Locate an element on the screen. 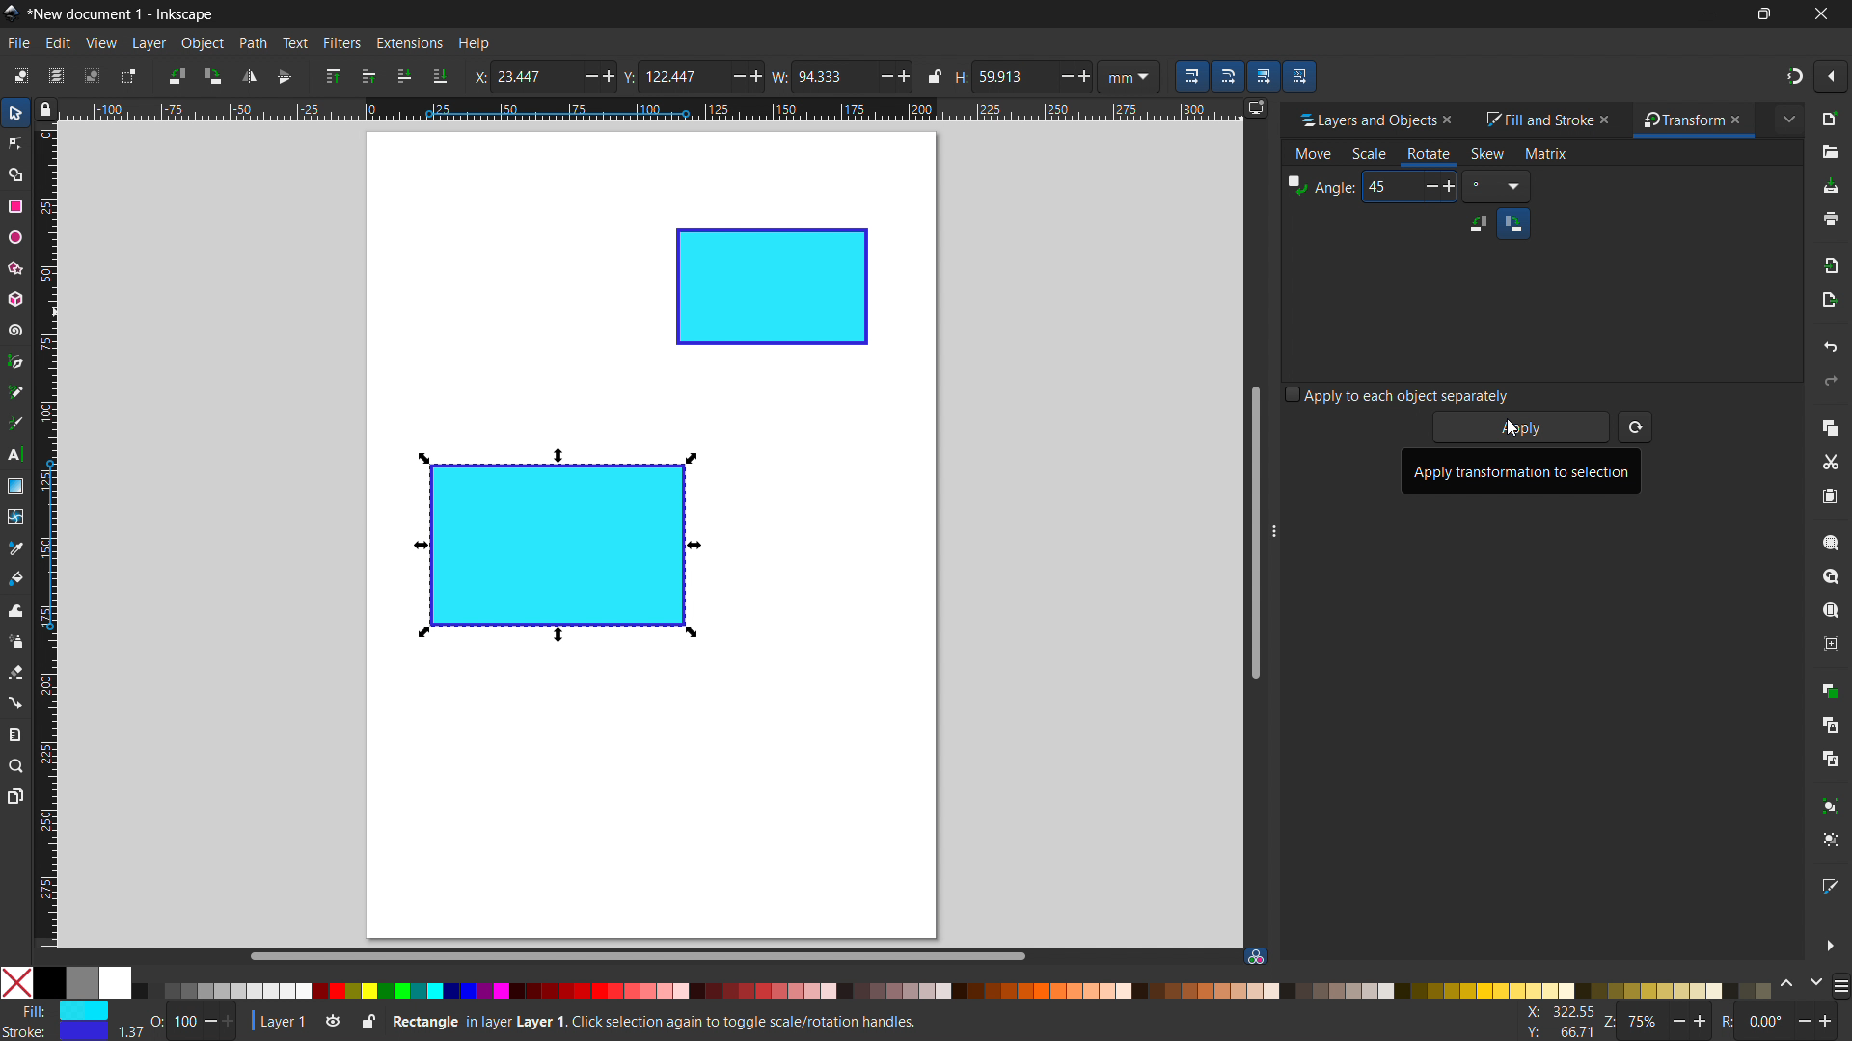  Solid Black is located at coordinates (50, 984).